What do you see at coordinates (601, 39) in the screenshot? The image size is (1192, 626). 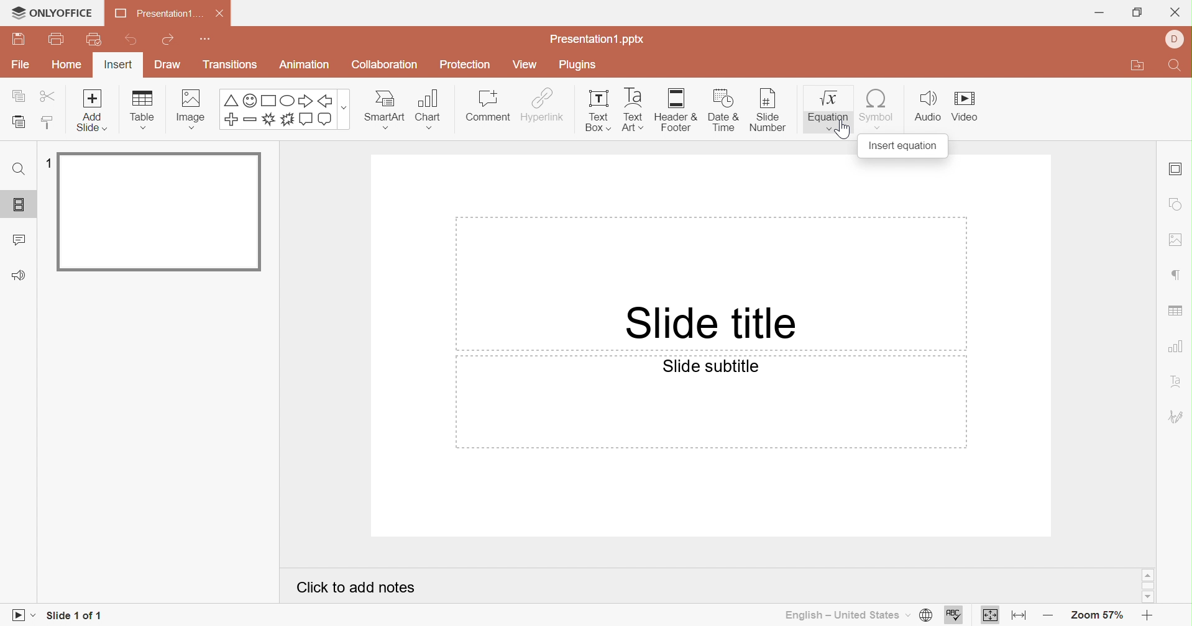 I see `Presentation.pptx` at bounding box center [601, 39].